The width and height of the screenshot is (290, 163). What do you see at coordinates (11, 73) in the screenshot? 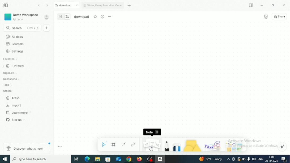
I see `Organize` at bounding box center [11, 73].